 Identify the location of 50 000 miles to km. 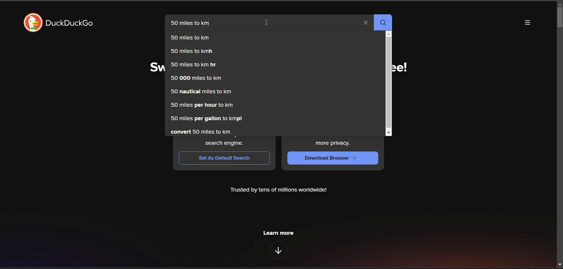
(195, 78).